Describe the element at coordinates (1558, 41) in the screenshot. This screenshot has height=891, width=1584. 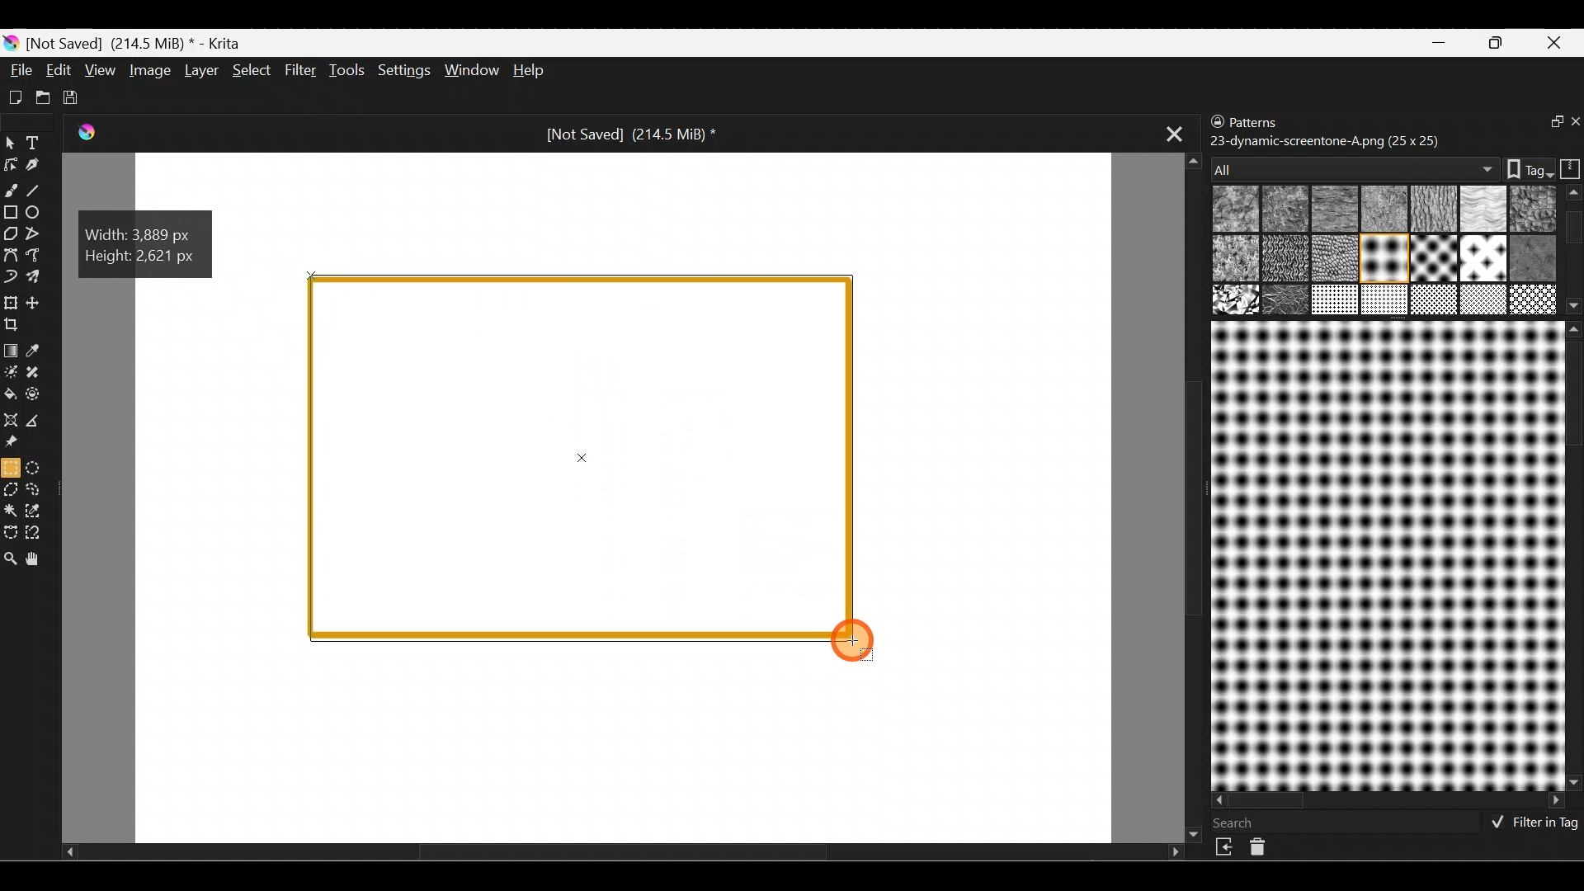
I see `Close` at that location.